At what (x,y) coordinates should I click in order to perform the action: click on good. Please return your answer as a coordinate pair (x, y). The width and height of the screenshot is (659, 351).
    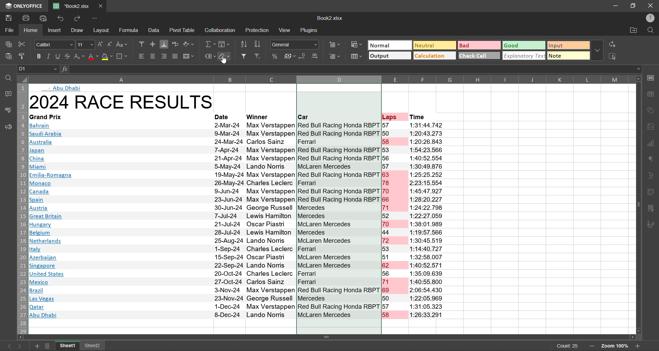
    Looking at the image, I should click on (523, 46).